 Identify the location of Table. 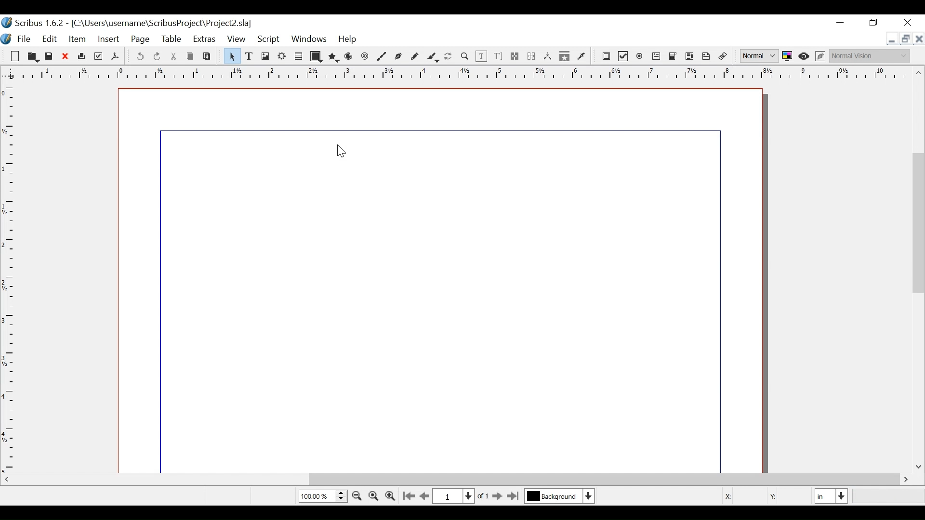
(299, 57).